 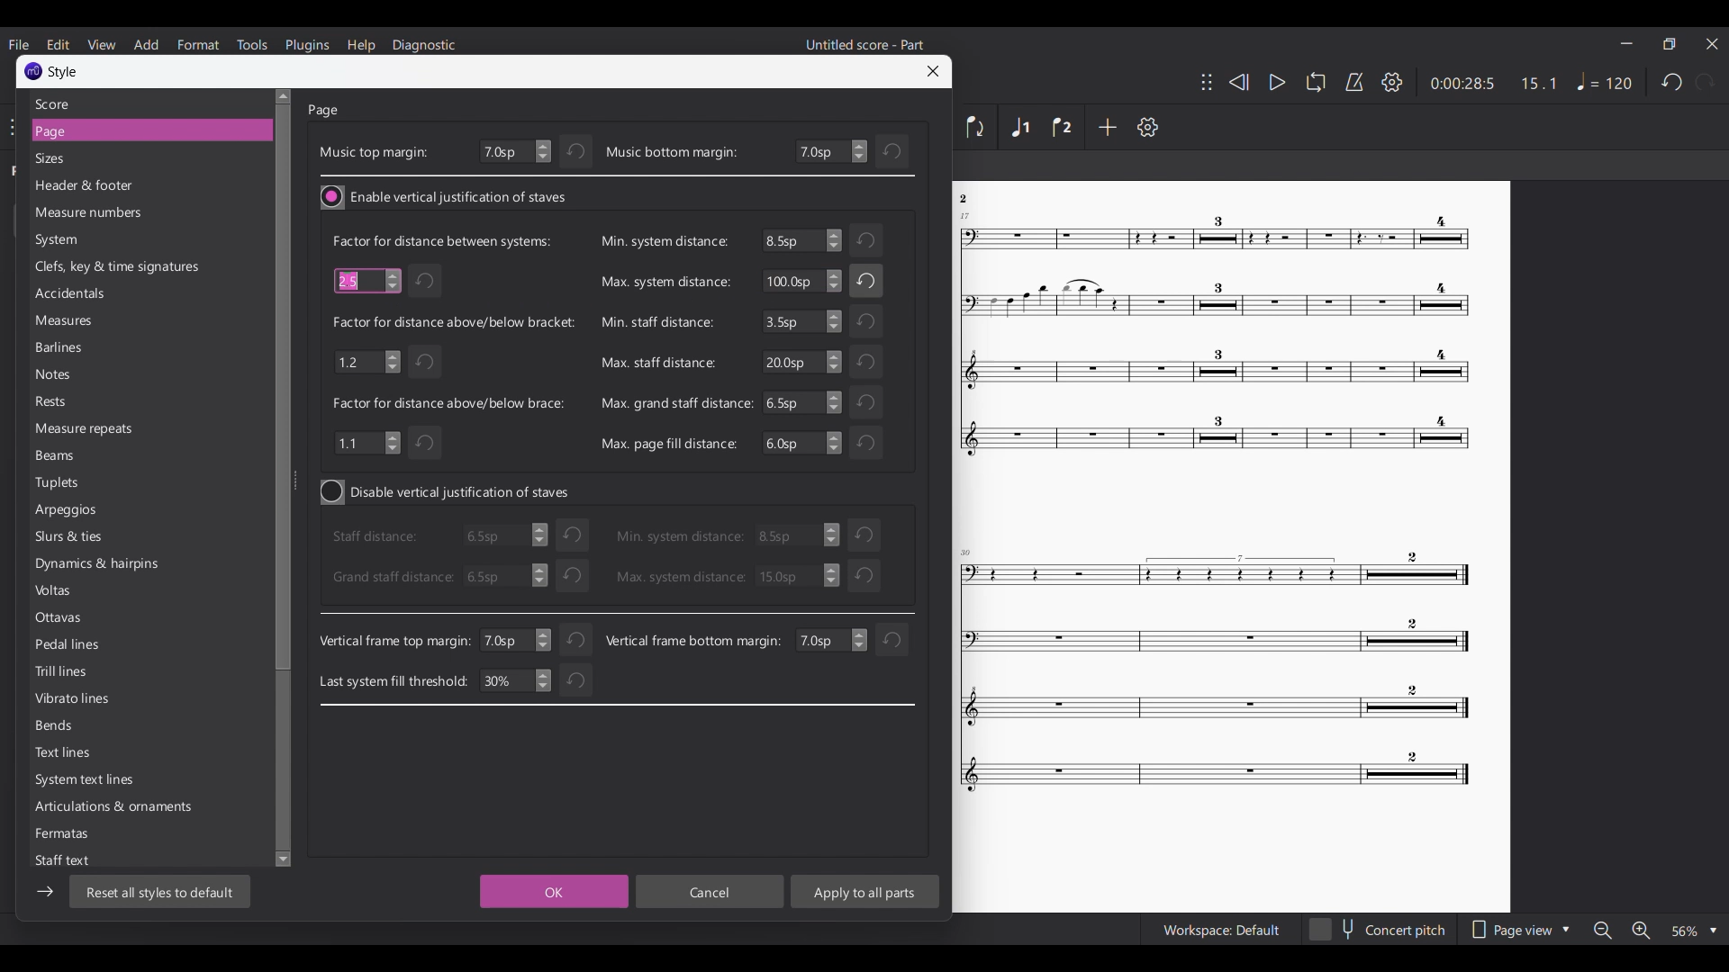 What do you see at coordinates (969, 199) in the screenshot?
I see `` at bounding box center [969, 199].